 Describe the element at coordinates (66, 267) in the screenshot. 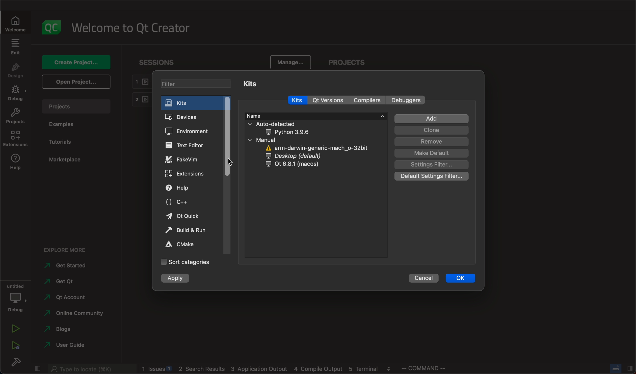

I see `started` at that location.